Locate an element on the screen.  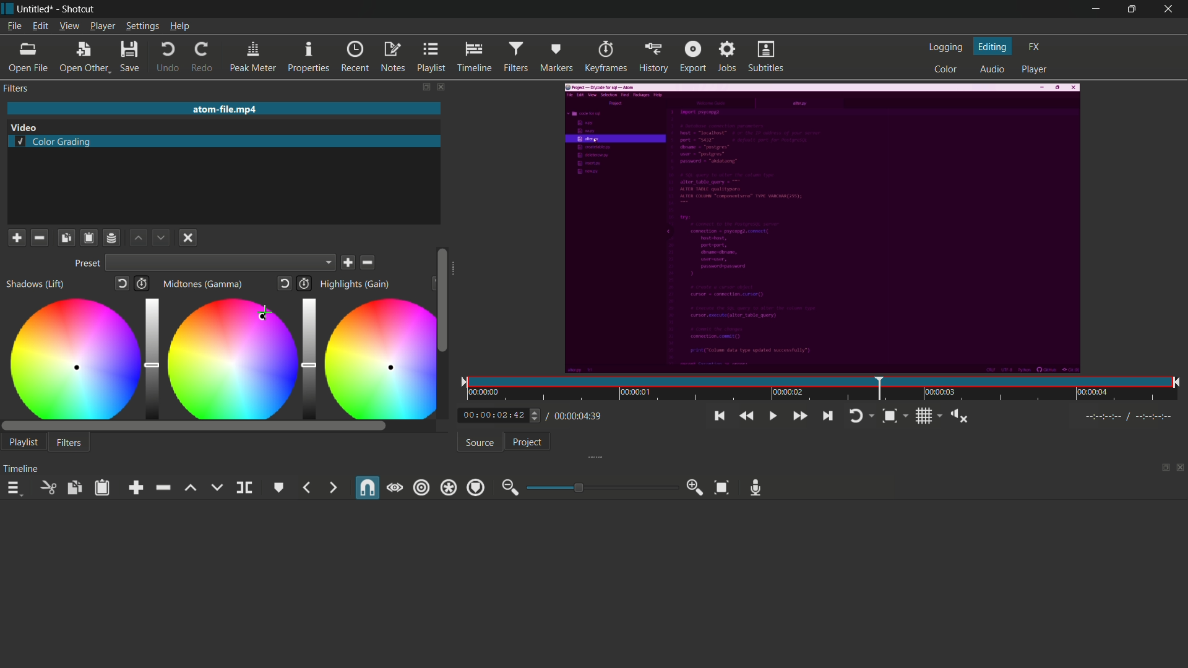
cursor is located at coordinates (264, 313).